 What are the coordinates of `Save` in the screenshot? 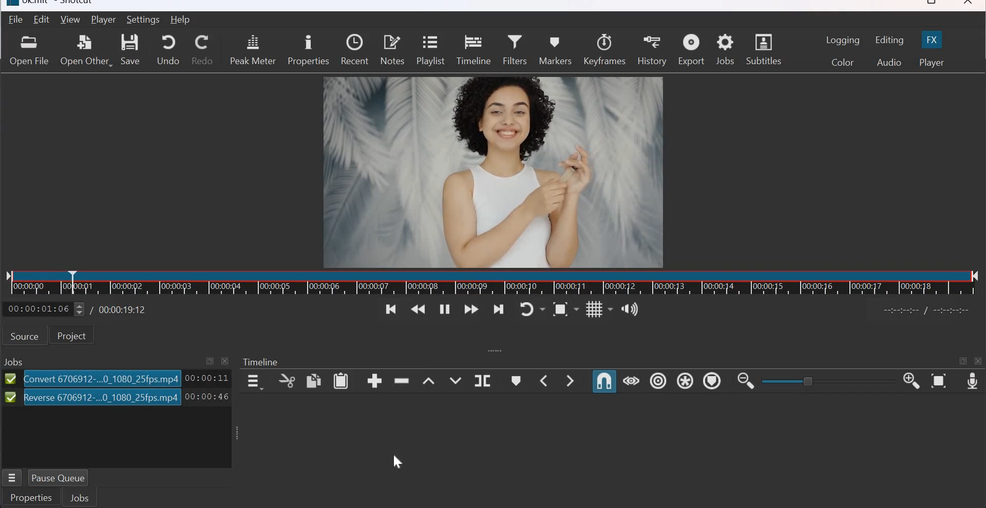 It's located at (132, 49).